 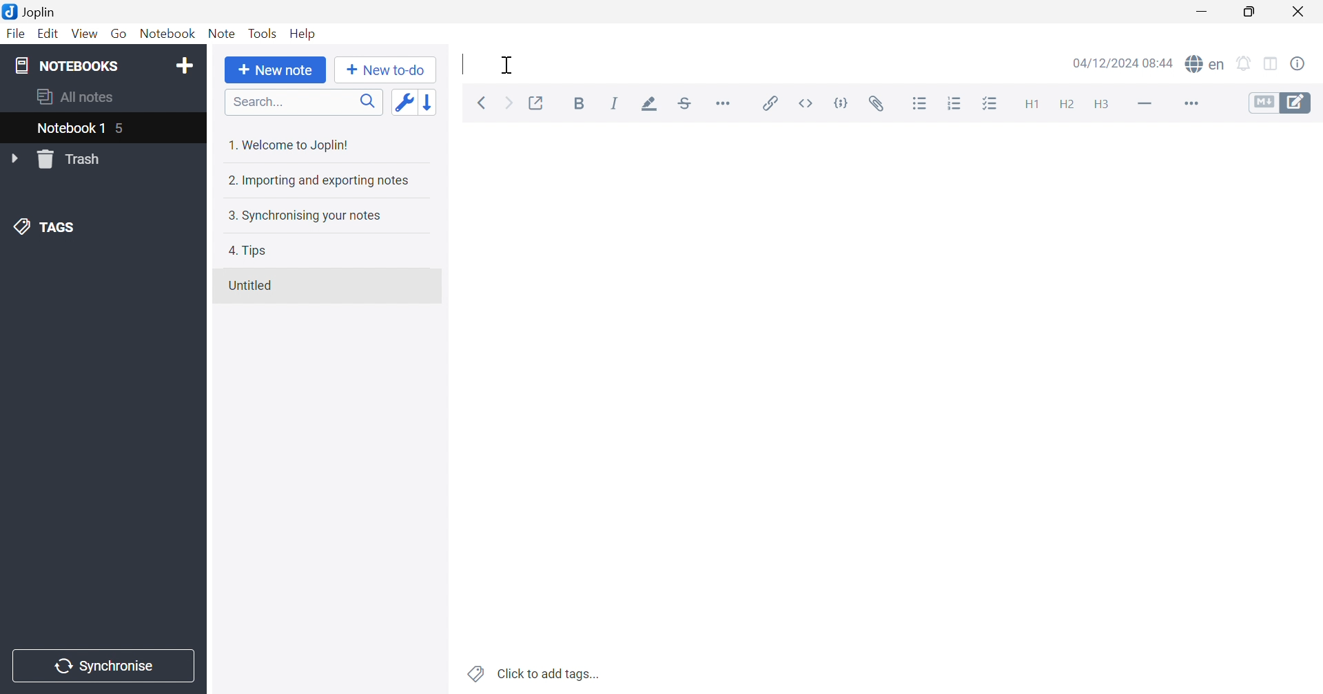 What do you see at coordinates (1204, 11) in the screenshot?
I see `Minimize` at bounding box center [1204, 11].